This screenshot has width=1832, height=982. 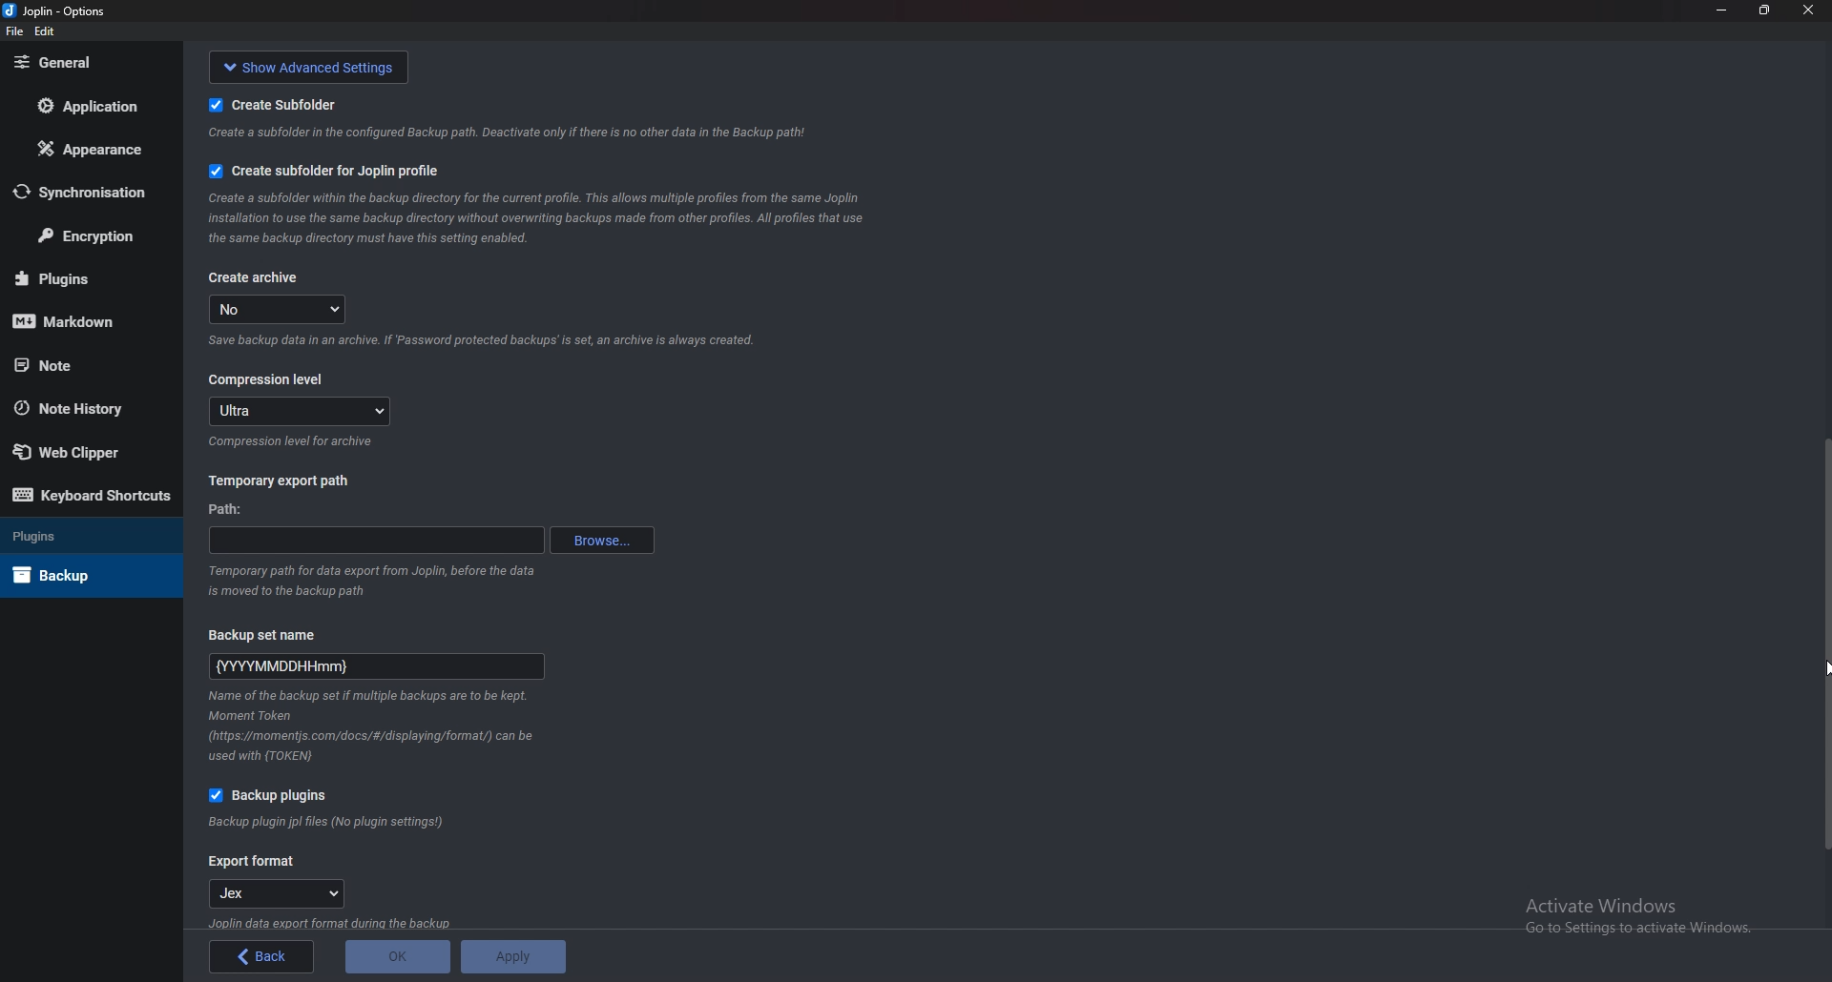 What do you see at coordinates (381, 703) in the screenshot?
I see `Info` at bounding box center [381, 703].